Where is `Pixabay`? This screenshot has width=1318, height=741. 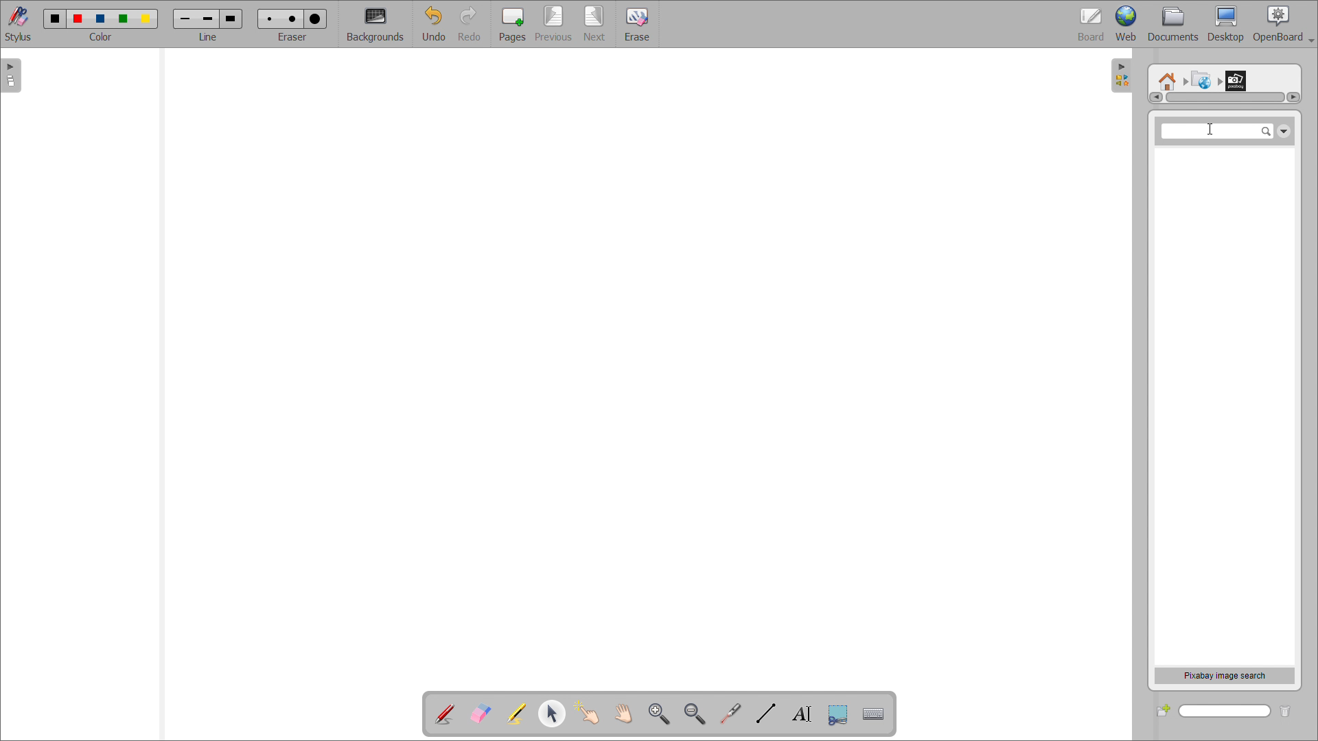
Pixabay is located at coordinates (1239, 78).